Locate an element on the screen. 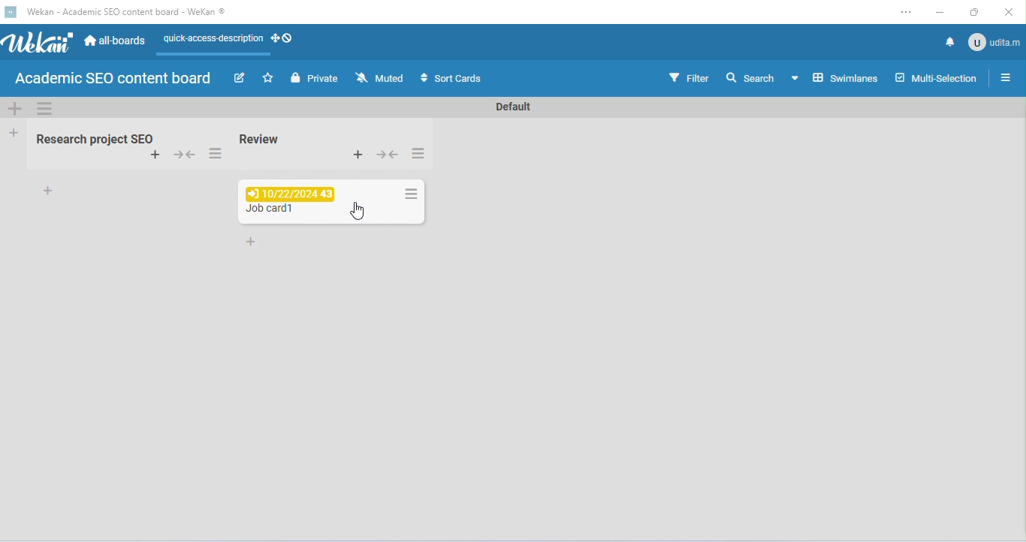  search is located at coordinates (750, 77).